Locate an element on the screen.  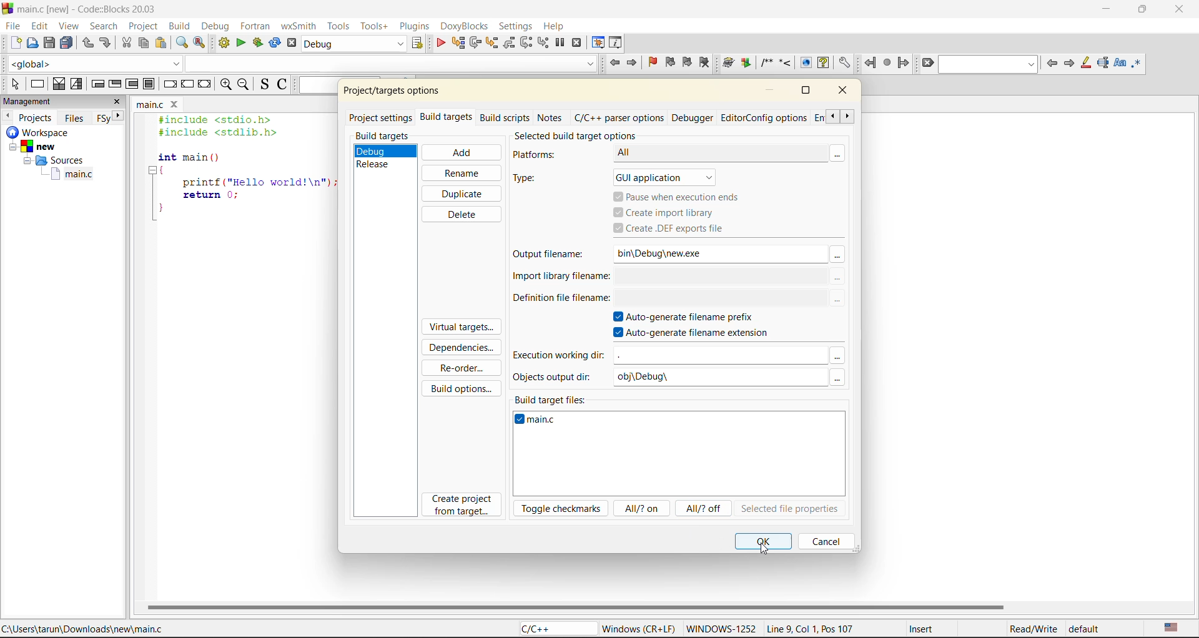
virtual targets is located at coordinates (461, 328).